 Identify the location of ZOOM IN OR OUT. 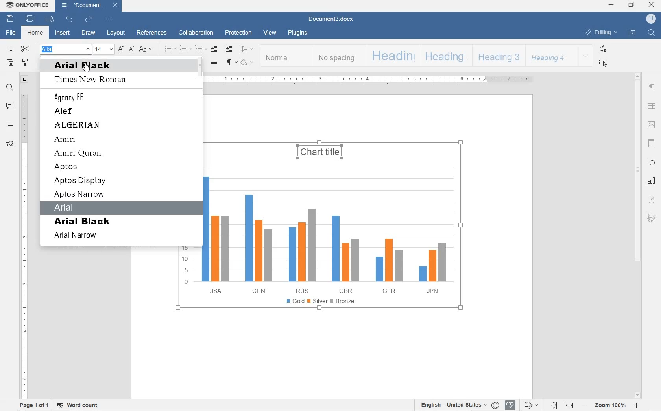
(611, 404).